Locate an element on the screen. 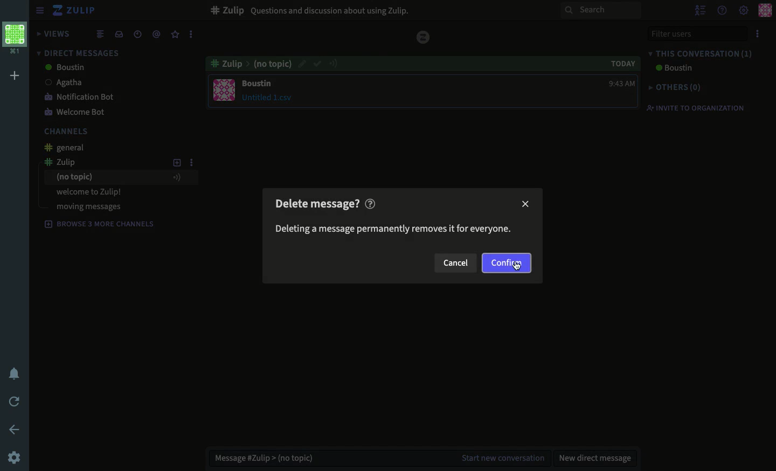 This screenshot has height=471, width=776. options is located at coordinates (191, 164).